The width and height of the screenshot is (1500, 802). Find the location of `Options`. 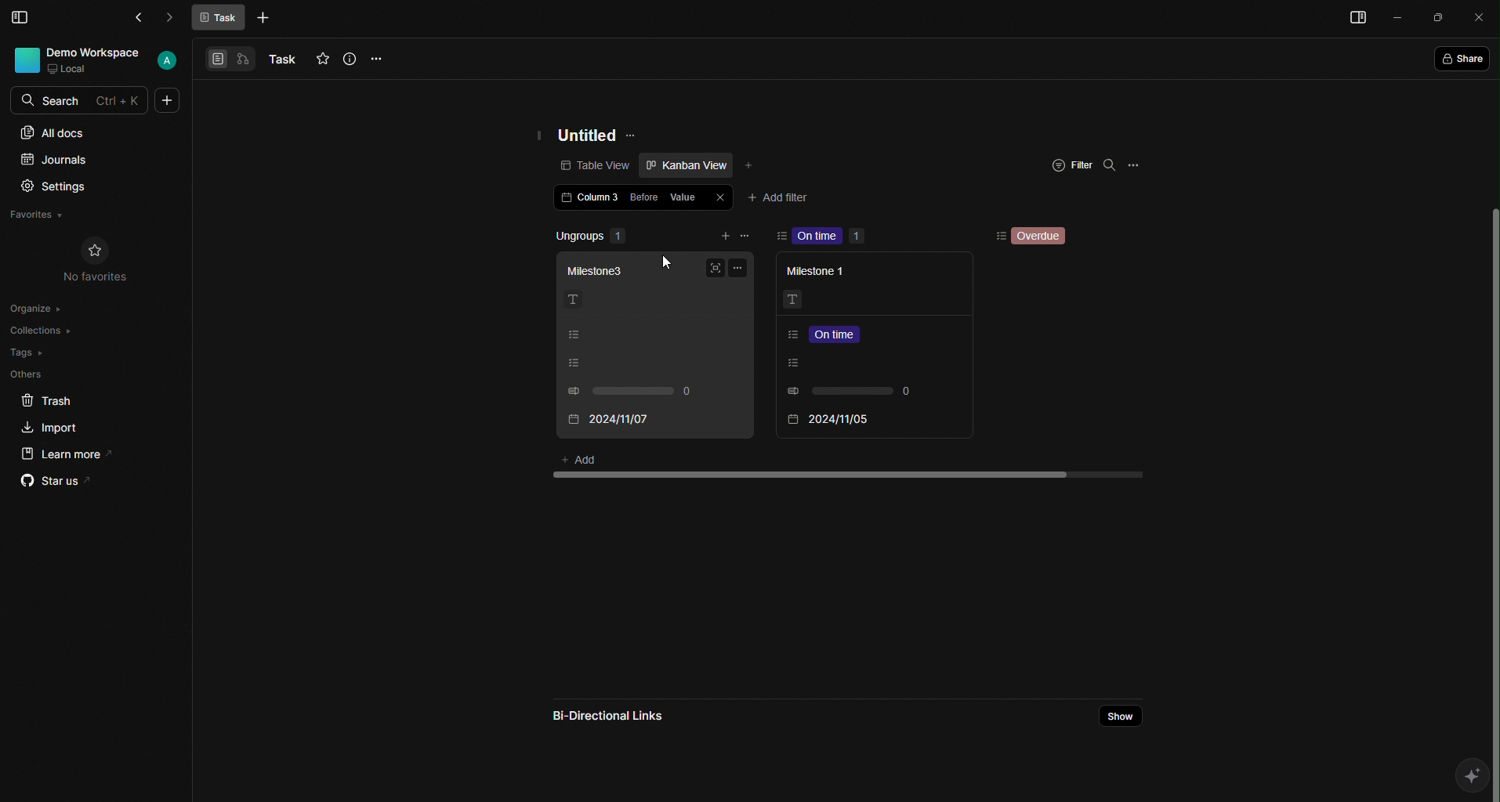

Options is located at coordinates (1134, 165).